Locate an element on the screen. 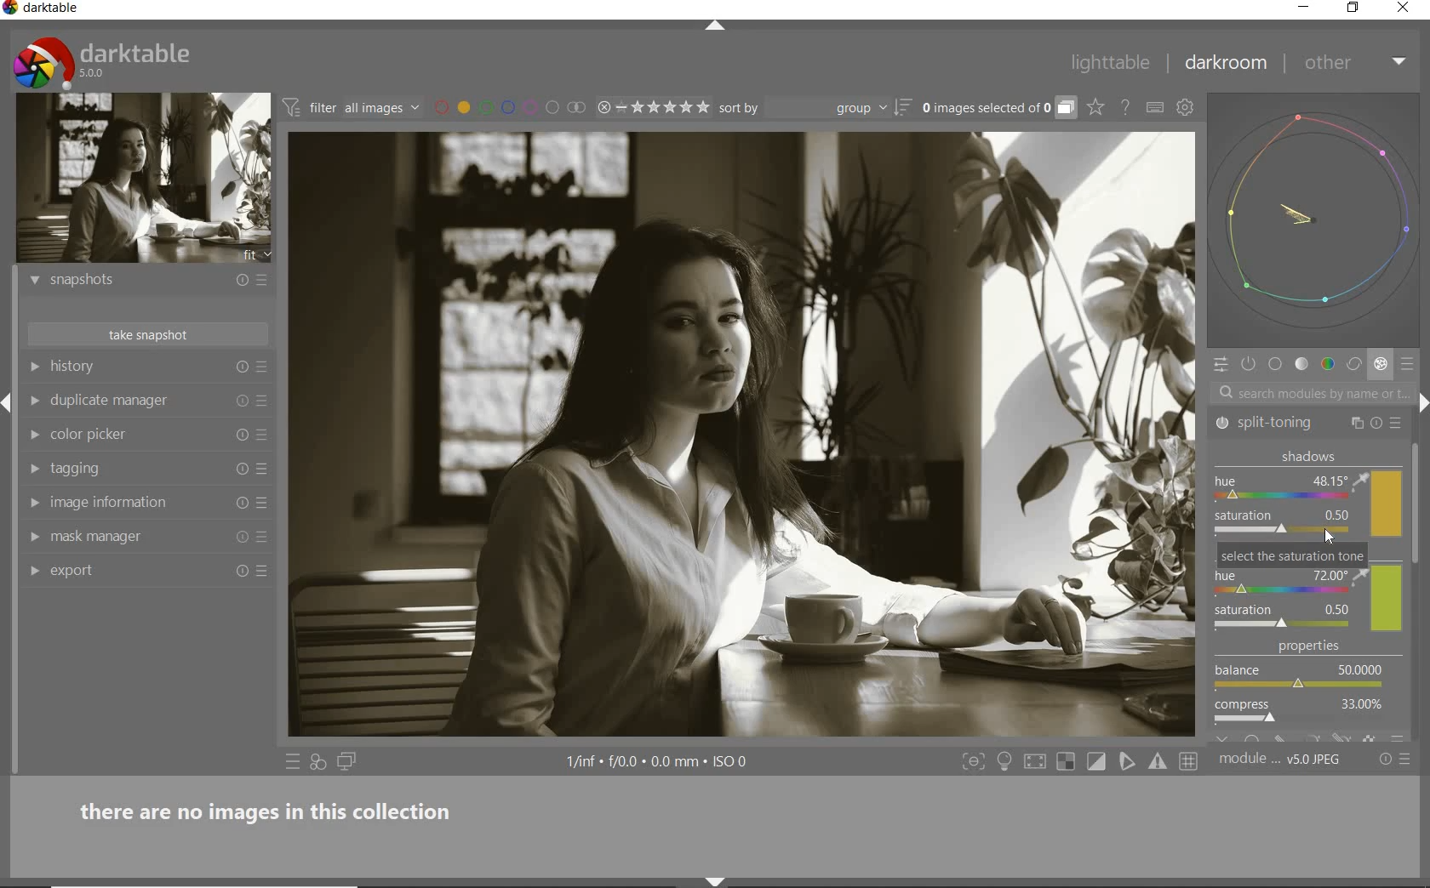 This screenshot has height=888, width=1430. show module is located at coordinates (32, 367).